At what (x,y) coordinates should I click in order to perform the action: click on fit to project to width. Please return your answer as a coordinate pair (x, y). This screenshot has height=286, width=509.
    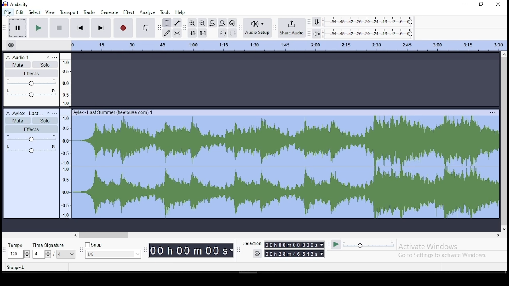
    Looking at the image, I should click on (222, 23).